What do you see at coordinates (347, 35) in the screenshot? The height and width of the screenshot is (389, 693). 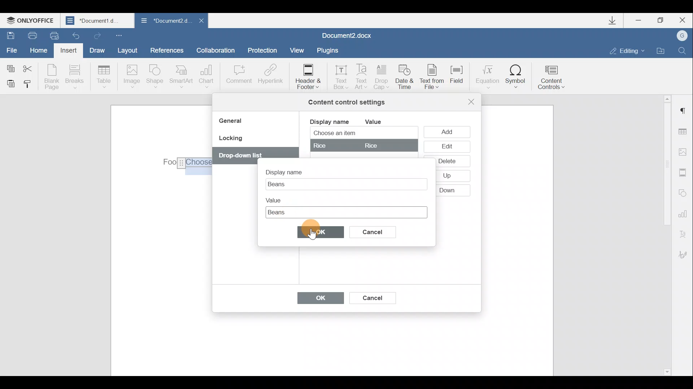 I see `Document2.docx` at bounding box center [347, 35].